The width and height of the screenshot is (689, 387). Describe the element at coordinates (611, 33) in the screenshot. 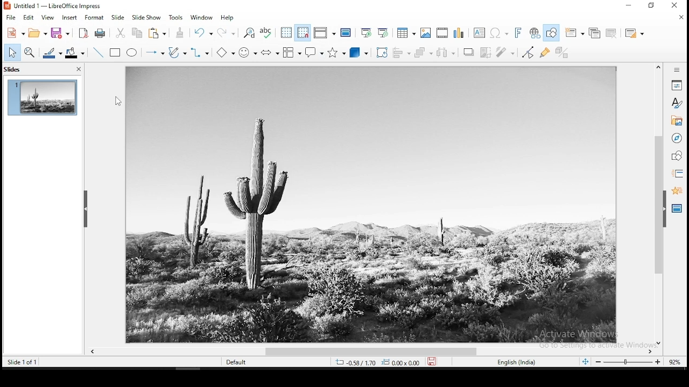

I see `delete slide` at that location.